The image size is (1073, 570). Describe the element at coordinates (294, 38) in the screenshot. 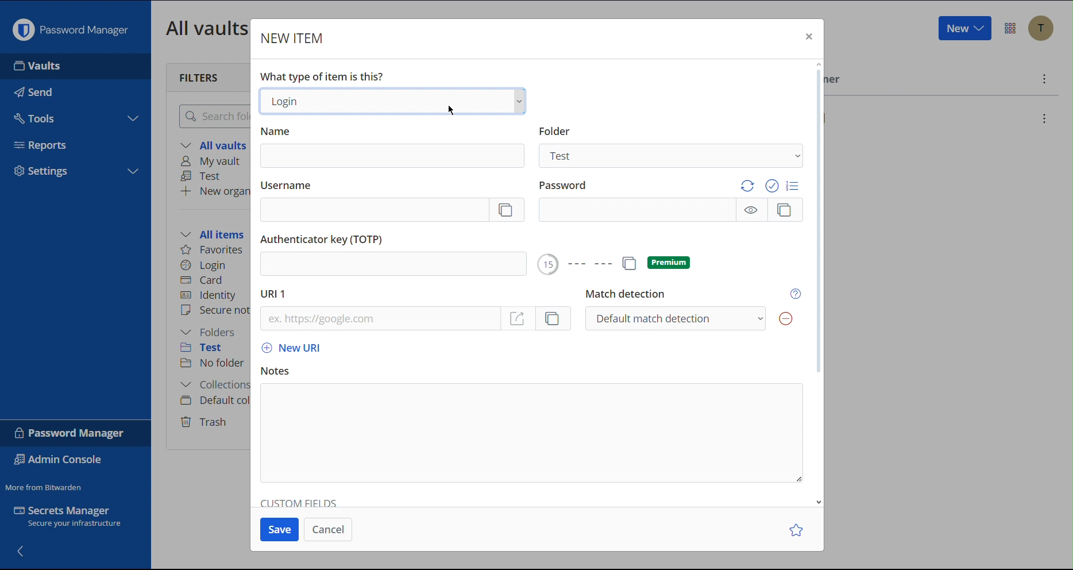

I see `New Item` at that location.